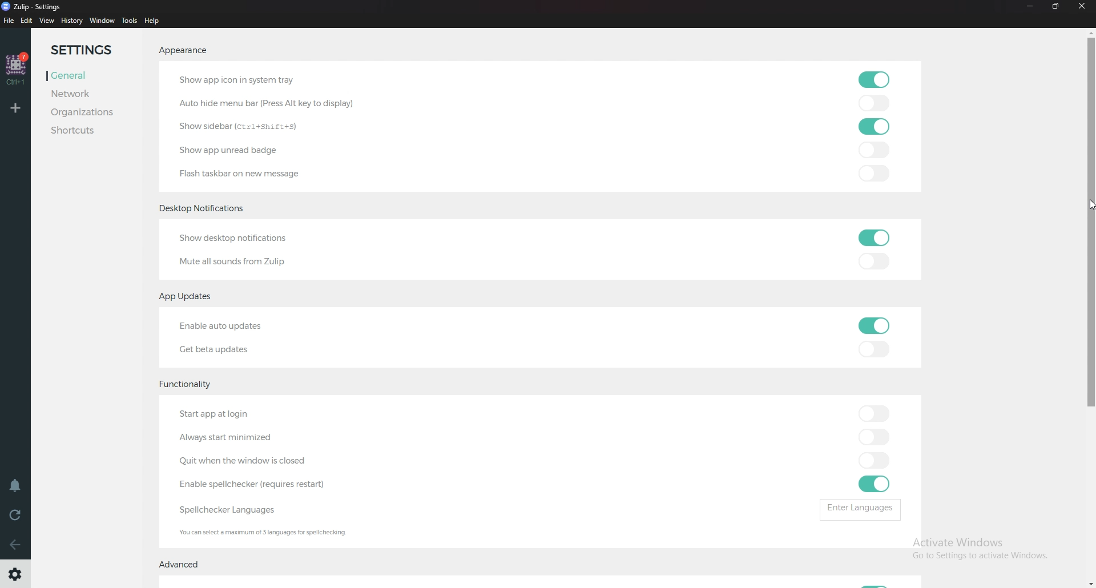 The width and height of the screenshot is (1096, 588). What do you see at coordinates (196, 50) in the screenshot?
I see `Appearance` at bounding box center [196, 50].